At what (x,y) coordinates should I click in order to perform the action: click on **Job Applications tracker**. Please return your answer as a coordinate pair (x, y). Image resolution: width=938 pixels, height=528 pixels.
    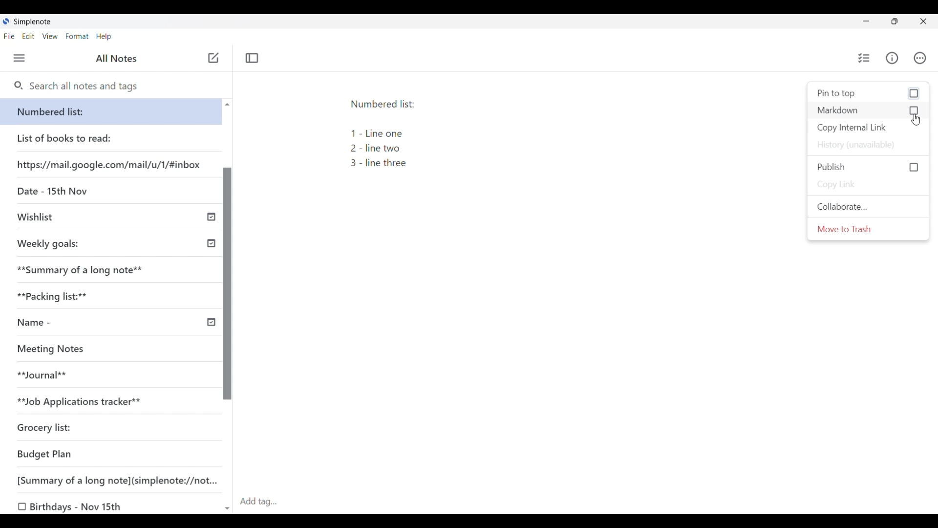
    Looking at the image, I should click on (85, 403).